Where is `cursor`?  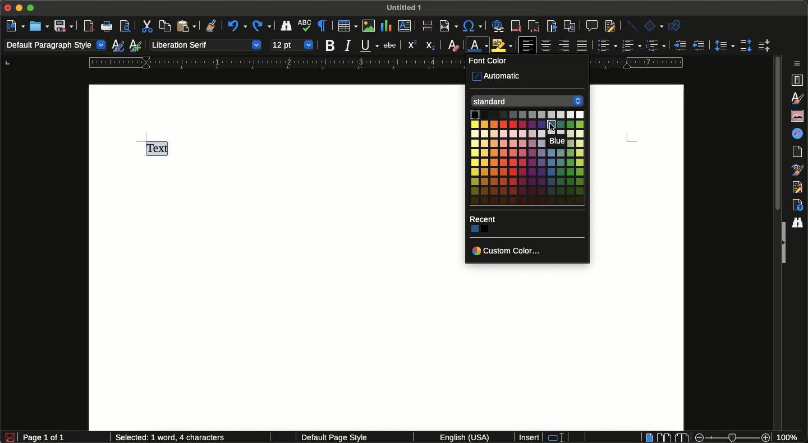
cursor is located at coordinates (549, 126).